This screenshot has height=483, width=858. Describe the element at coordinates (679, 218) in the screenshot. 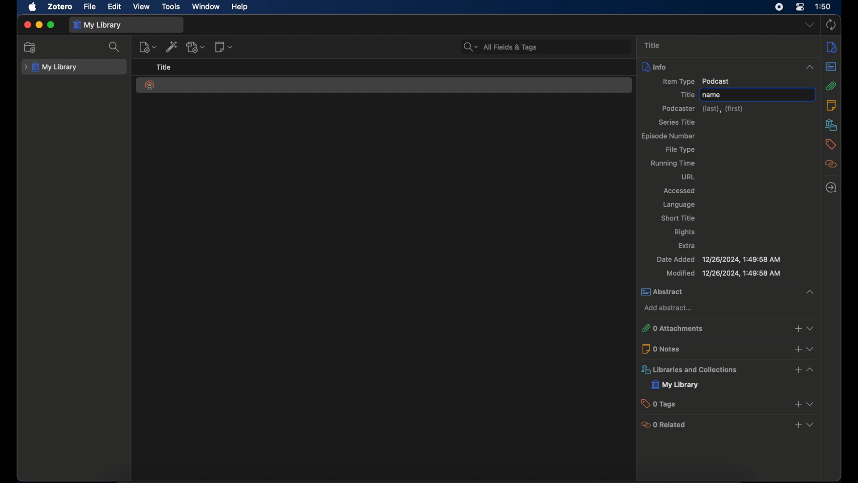

I see `short title` at that location.